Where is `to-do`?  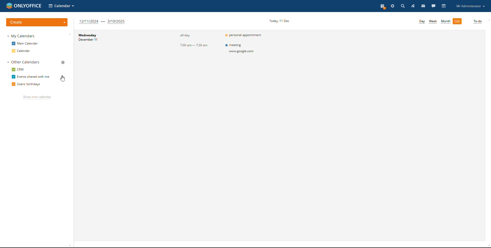
to-do is located at coordinates (477, 21).